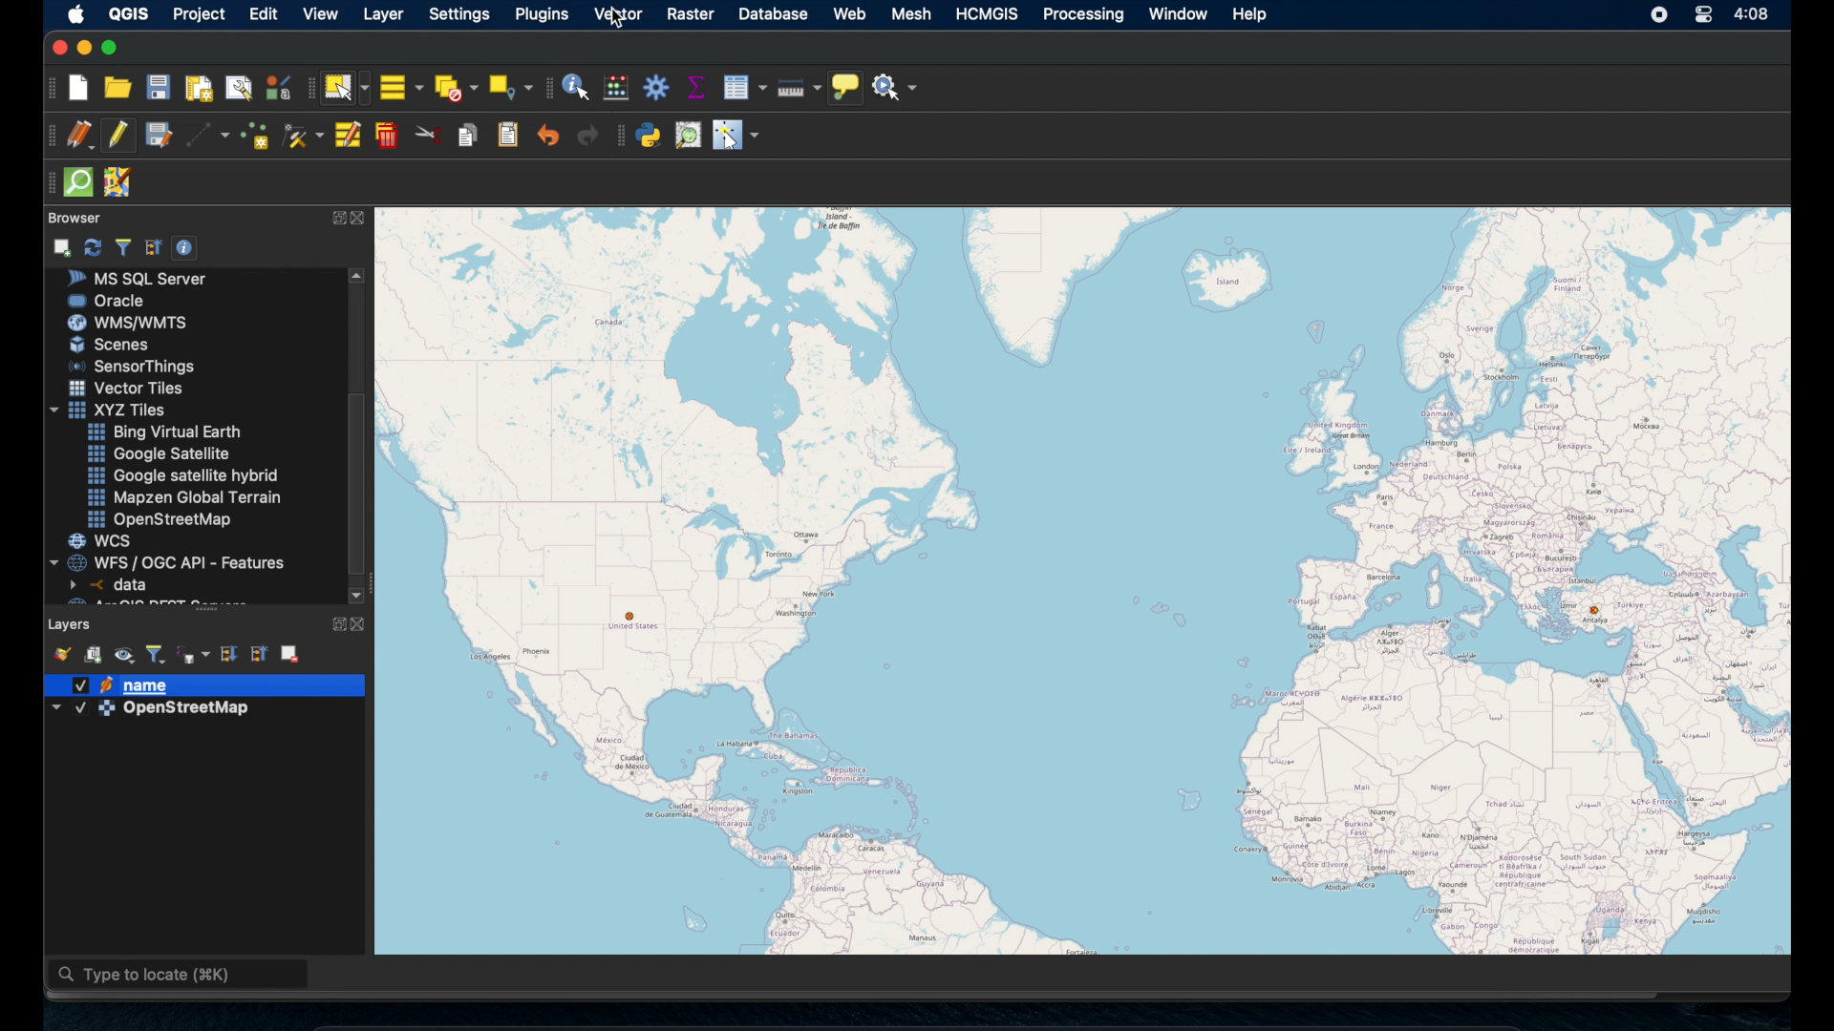 The image size is (1834, 1031). Describe the element at coordinates (170, 561) in the screenshot. I see `wfs/ogc api - features` at that location.